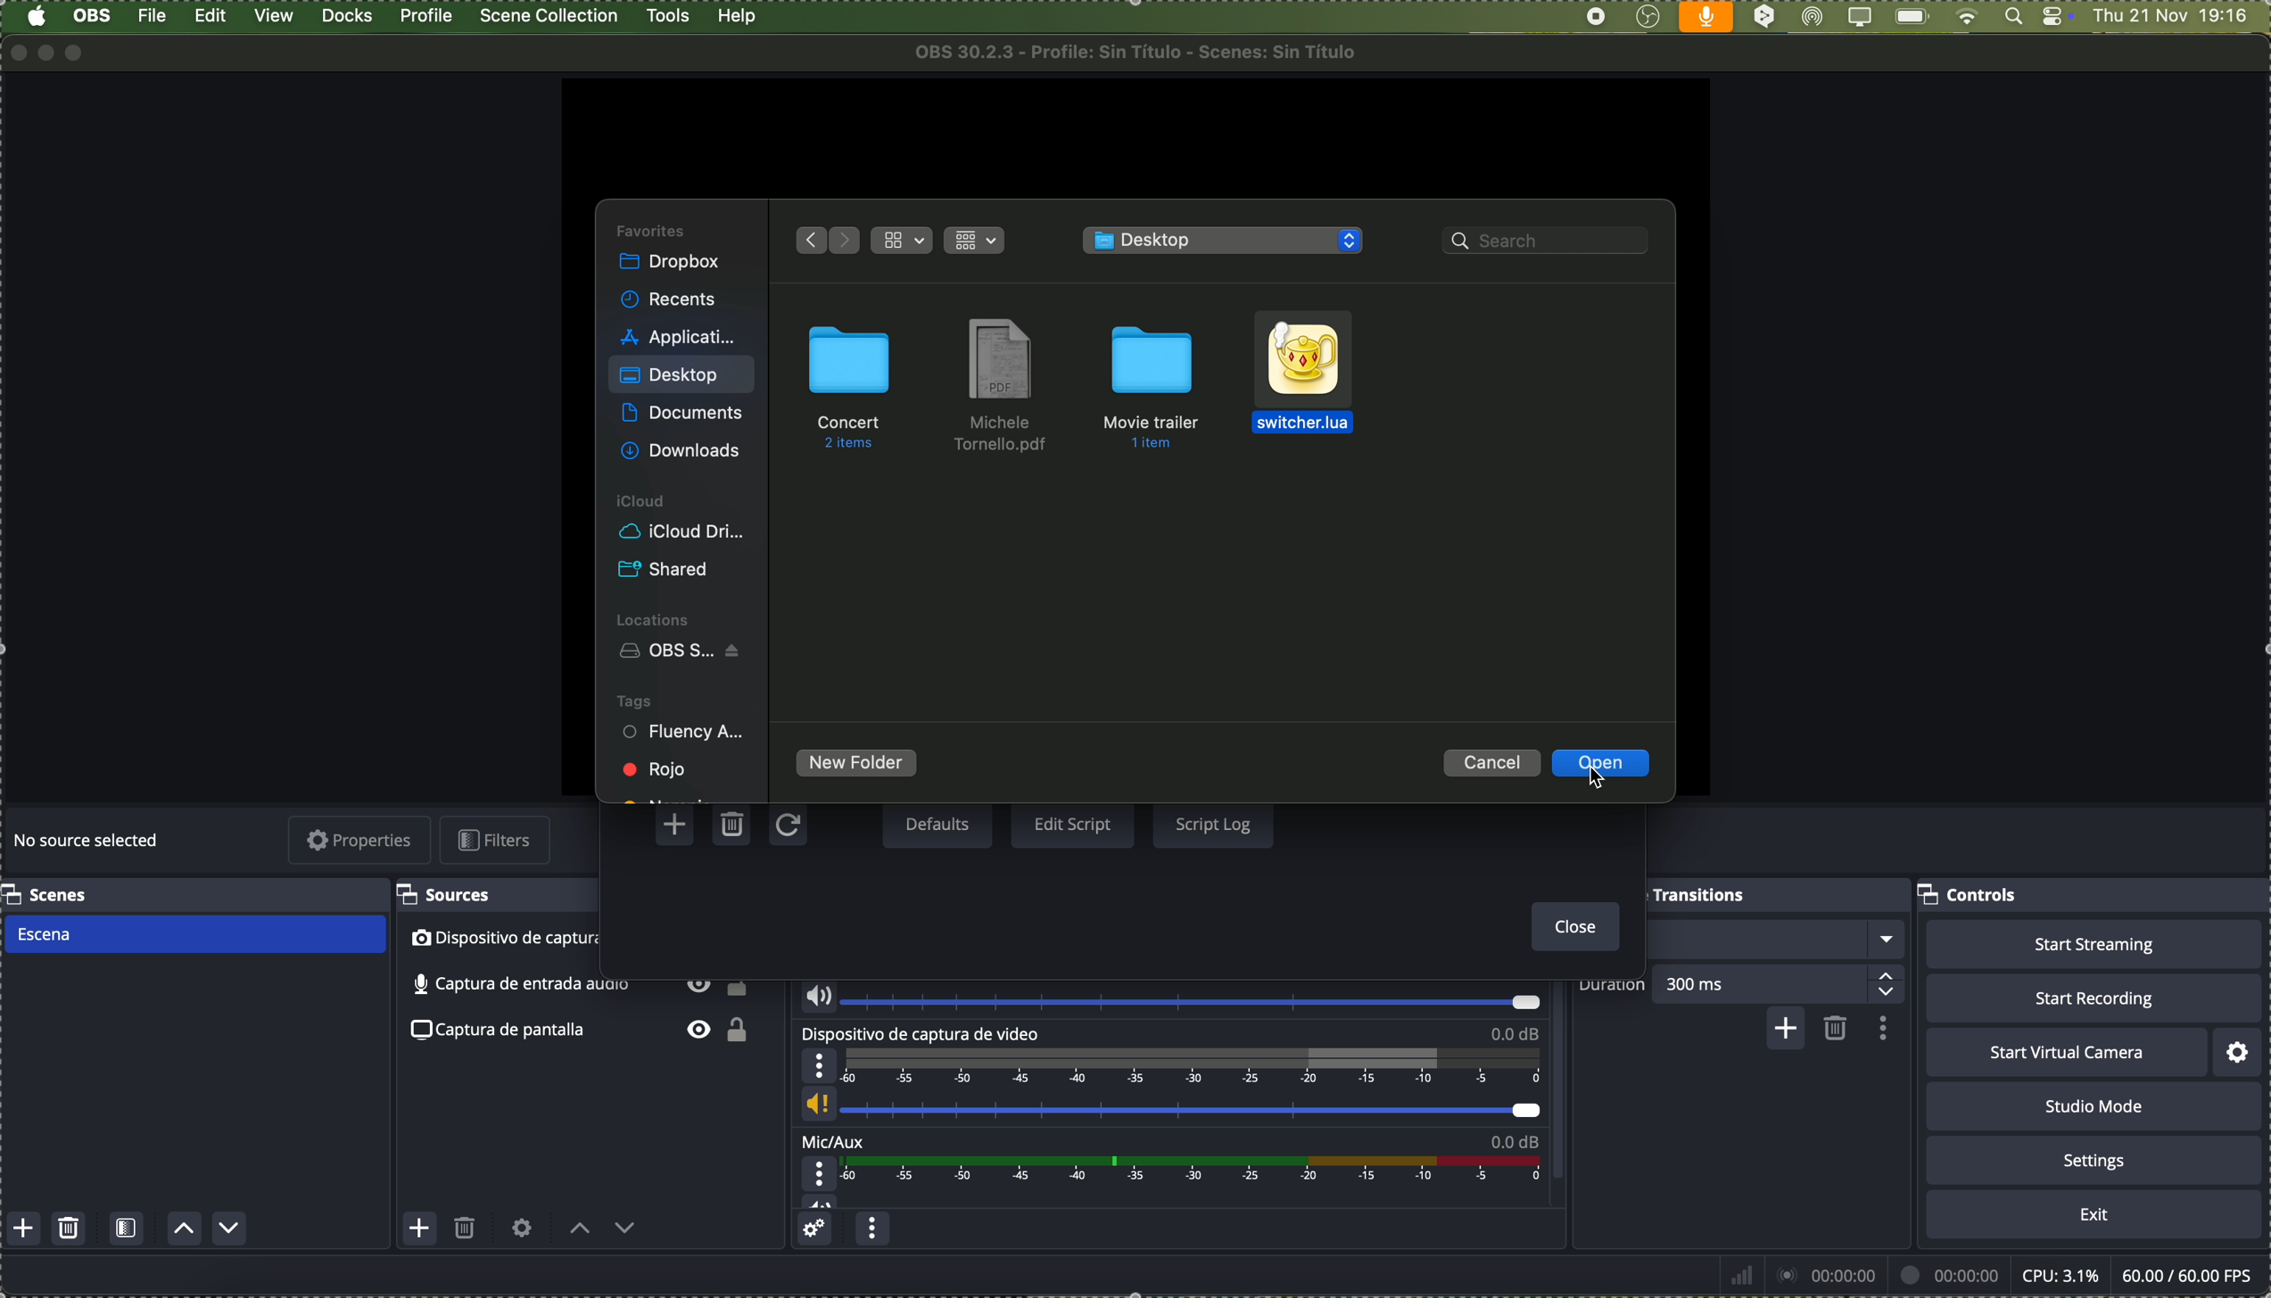  What do you see at coordinates (89, 842) in the screenshot?
I see `no source selected` at bounding box center [89, 842].